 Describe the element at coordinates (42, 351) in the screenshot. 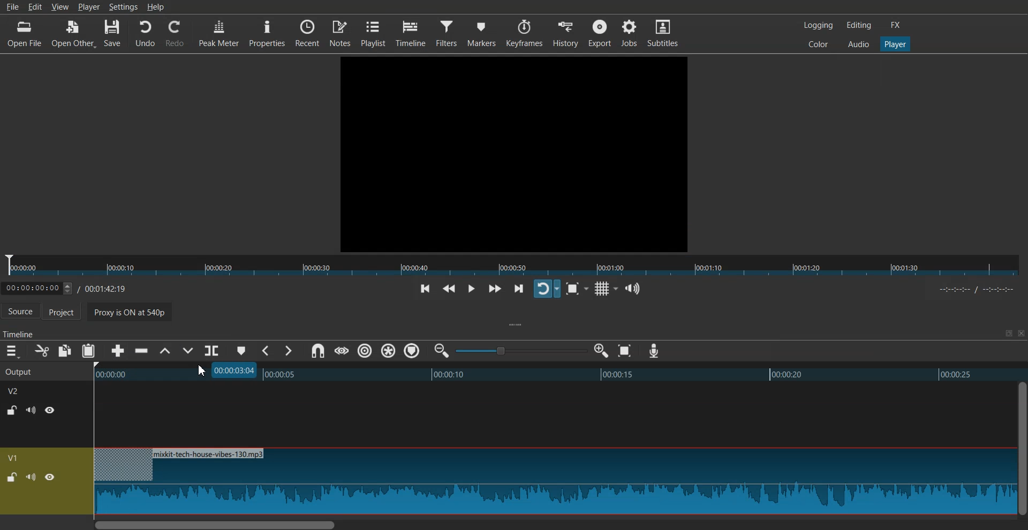

I see `Cut` at that location.